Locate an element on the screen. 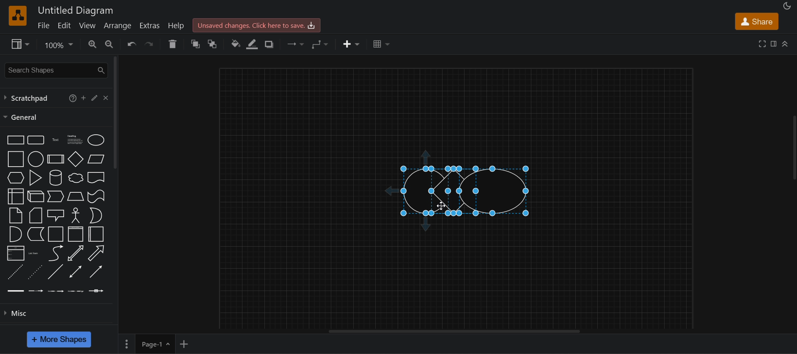 The width and height of the screenshot is (797, 354). zoom is located at coordinates (58, 46).